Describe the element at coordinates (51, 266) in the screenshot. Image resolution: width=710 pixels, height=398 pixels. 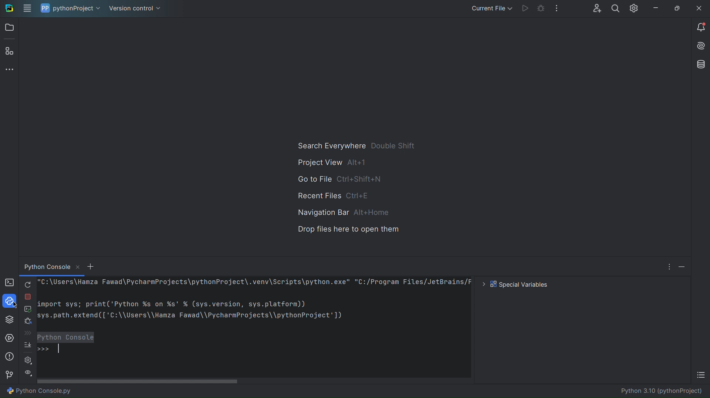
I see `Python Console` at that location.